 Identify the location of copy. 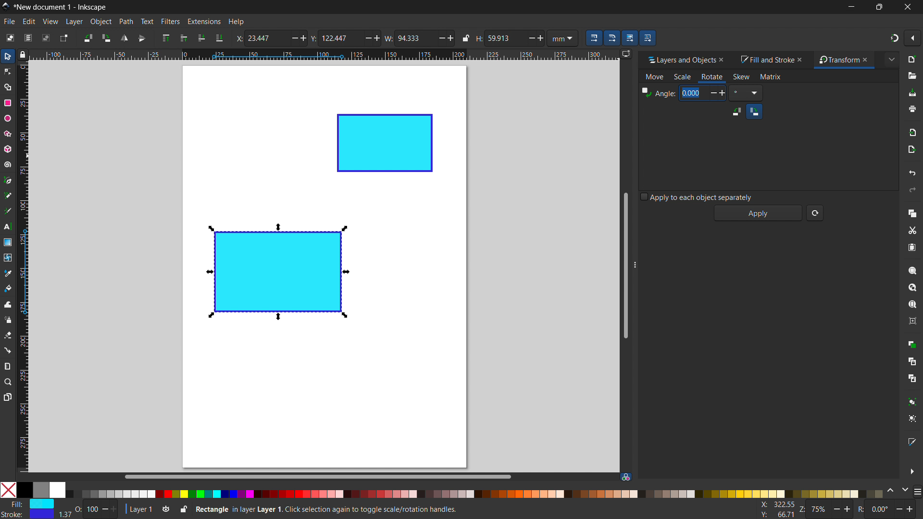
(912, 213).